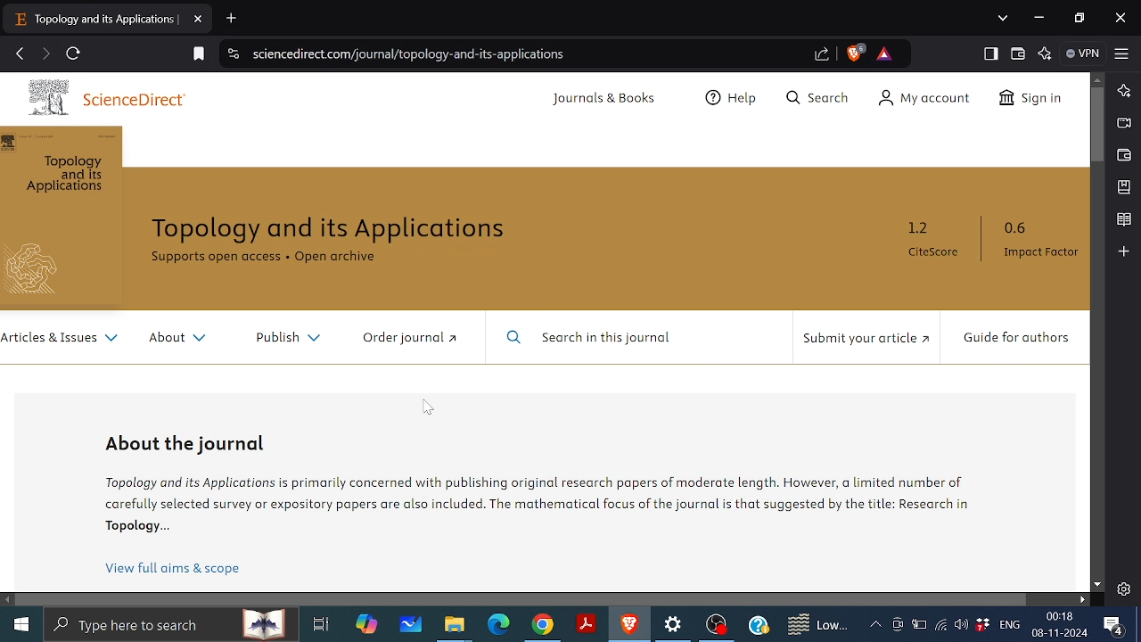 The image size is (1141, 642). Describe the element at coordinates (587, 623) in the screenshot. I see `Adobe reader` at that location.